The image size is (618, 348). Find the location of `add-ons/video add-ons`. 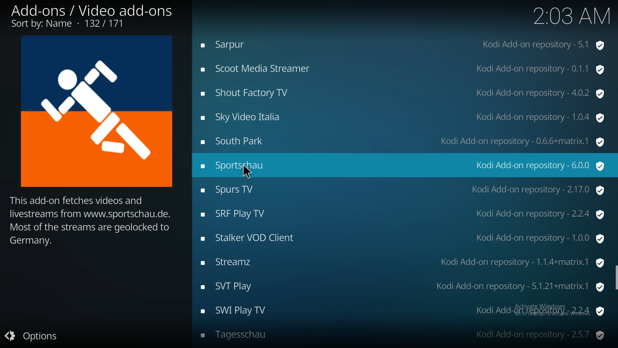

add-ons/video add-ons is located at coordinates (96, 15).